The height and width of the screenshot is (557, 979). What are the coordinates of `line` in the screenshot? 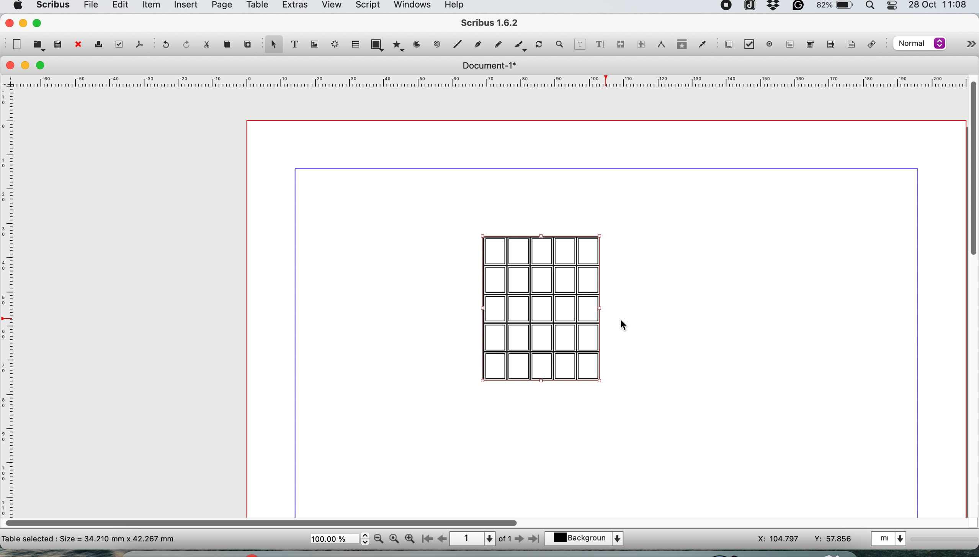 It's located at (456, 44).